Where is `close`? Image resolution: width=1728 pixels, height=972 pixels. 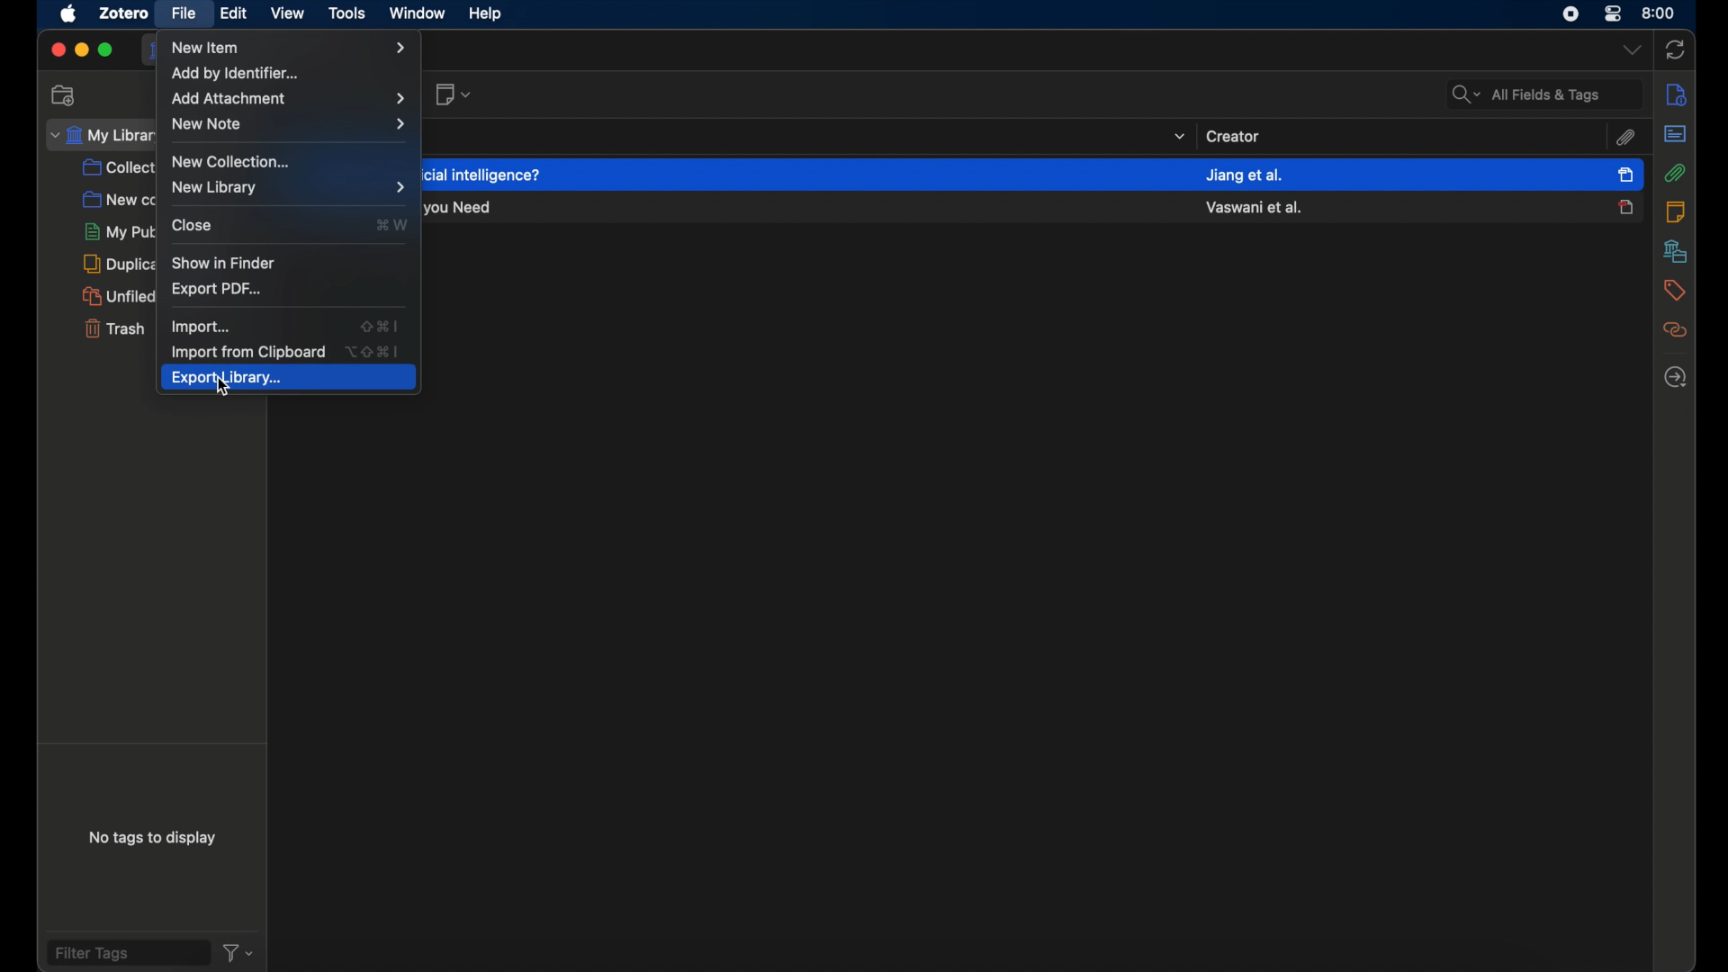
close is located at coordinates (192, 225).